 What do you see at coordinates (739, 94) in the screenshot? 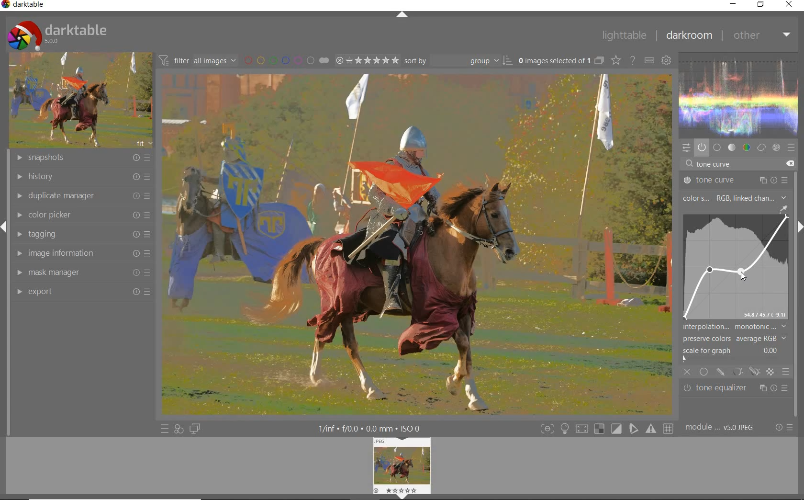
I see `waveform` at bounding box center [739, 94].